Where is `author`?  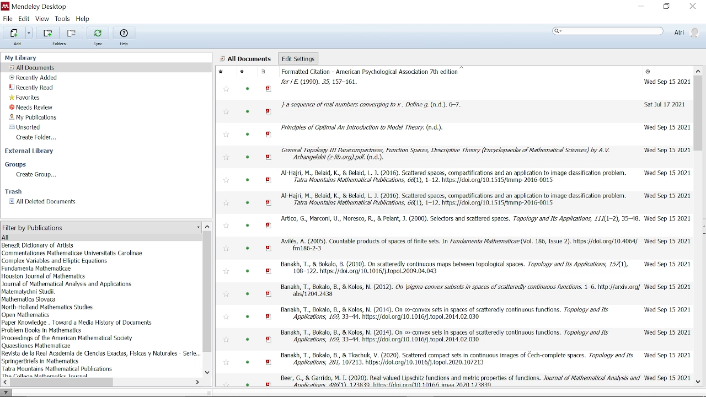
author is located at coordinates (30, 299).